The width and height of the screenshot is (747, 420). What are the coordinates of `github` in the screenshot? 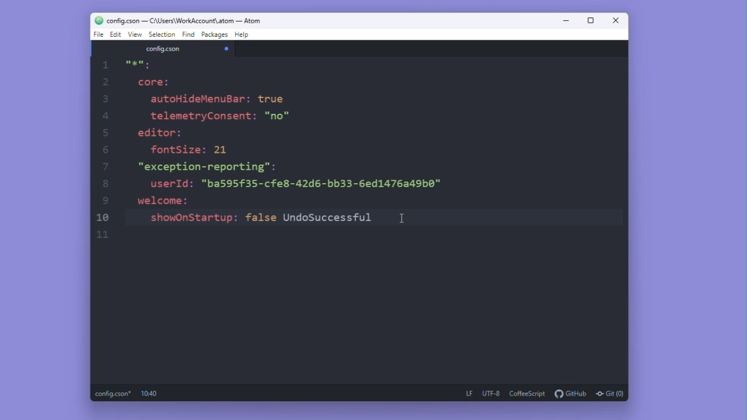 It's located at (571, 394).